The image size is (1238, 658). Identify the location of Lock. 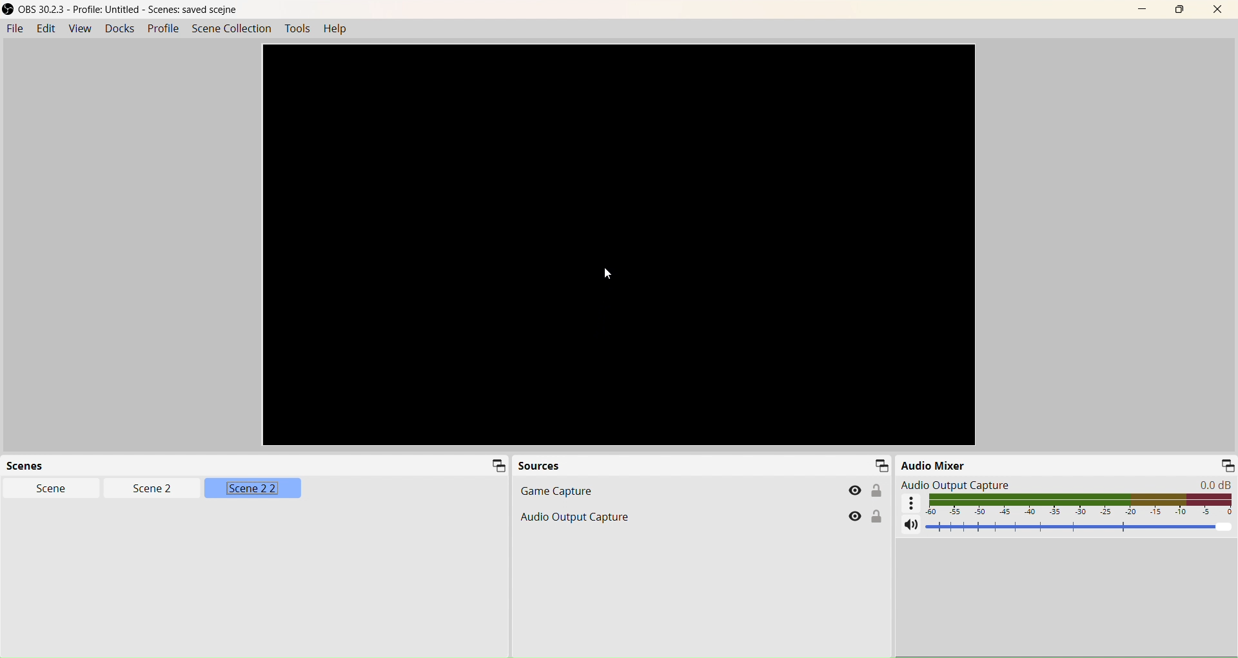
(877, 515).